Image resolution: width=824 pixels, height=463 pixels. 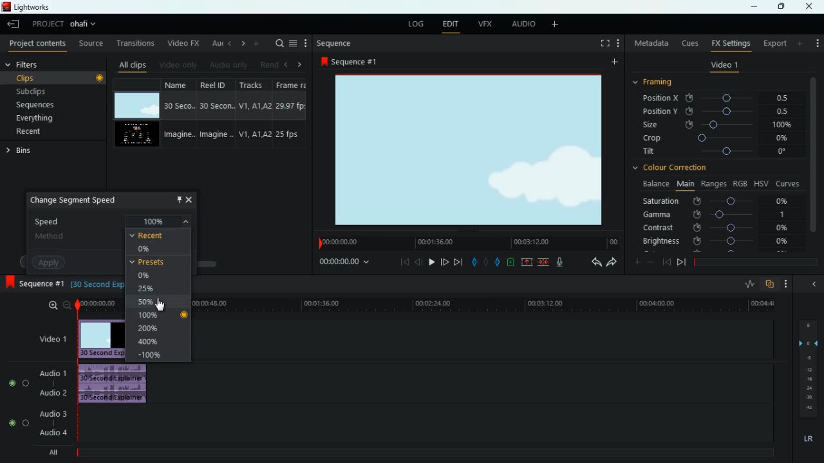 I want to click on minus, so click(x=651, y=262).